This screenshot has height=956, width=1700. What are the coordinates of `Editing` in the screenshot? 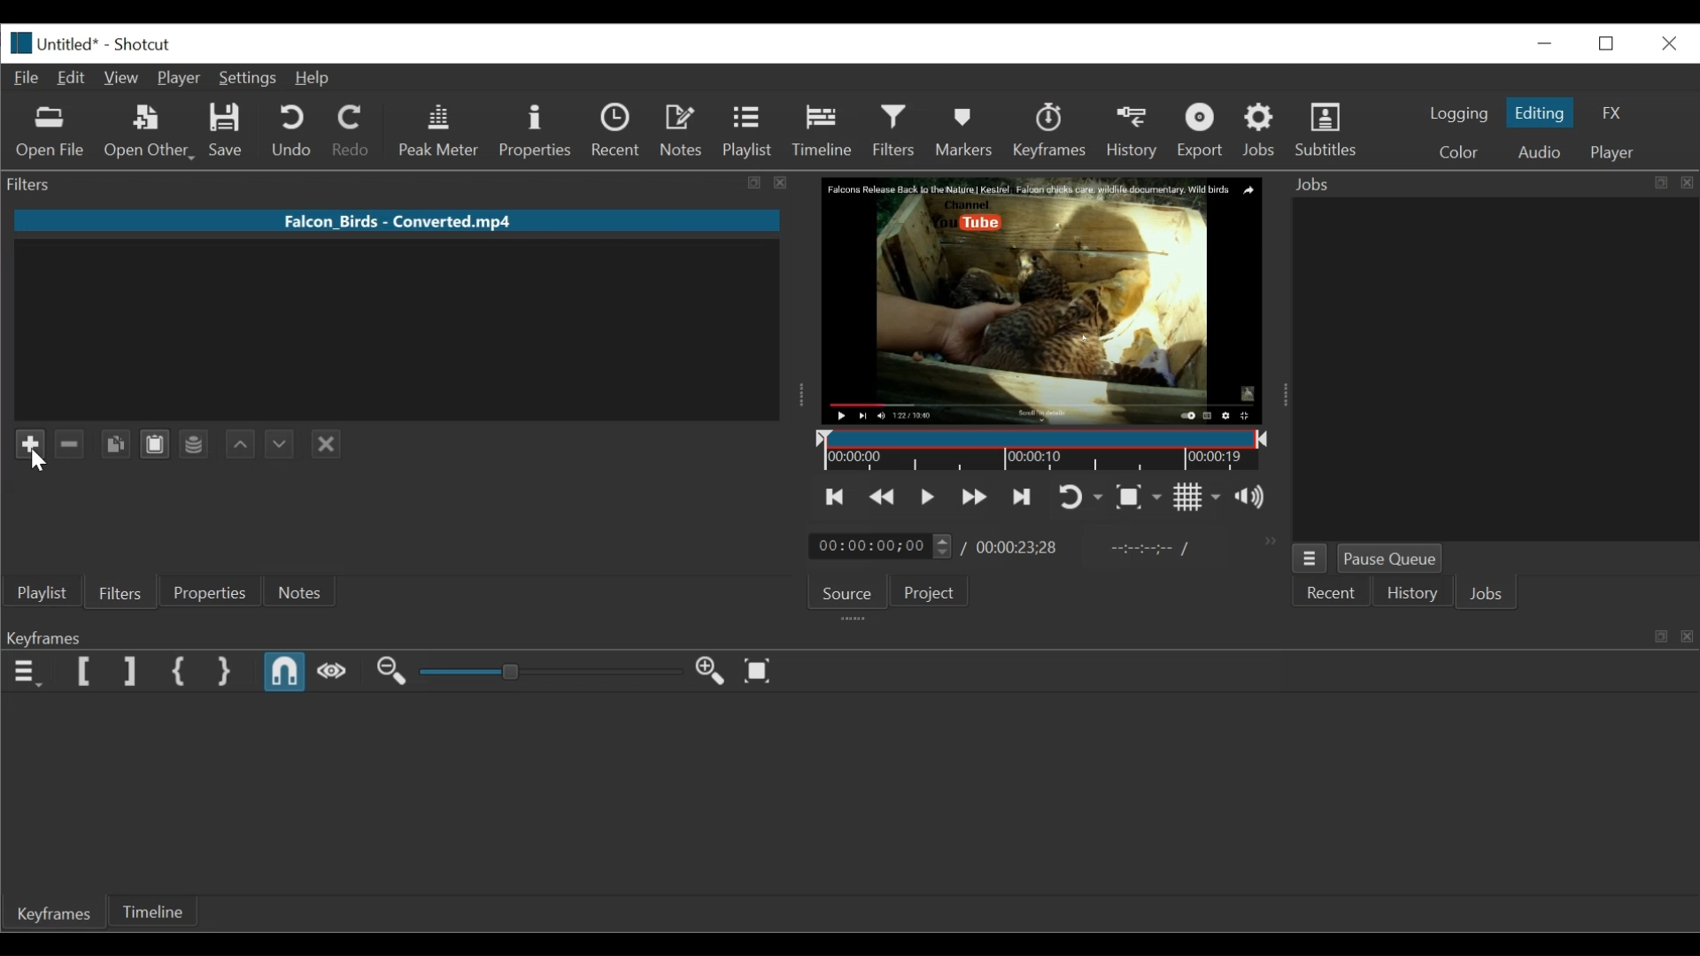 It's located at (1542, 112).